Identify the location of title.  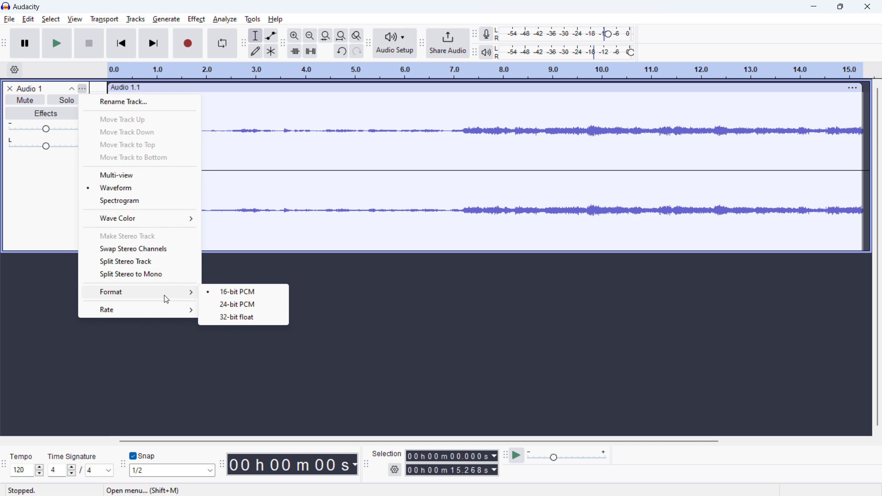
(28, 7).